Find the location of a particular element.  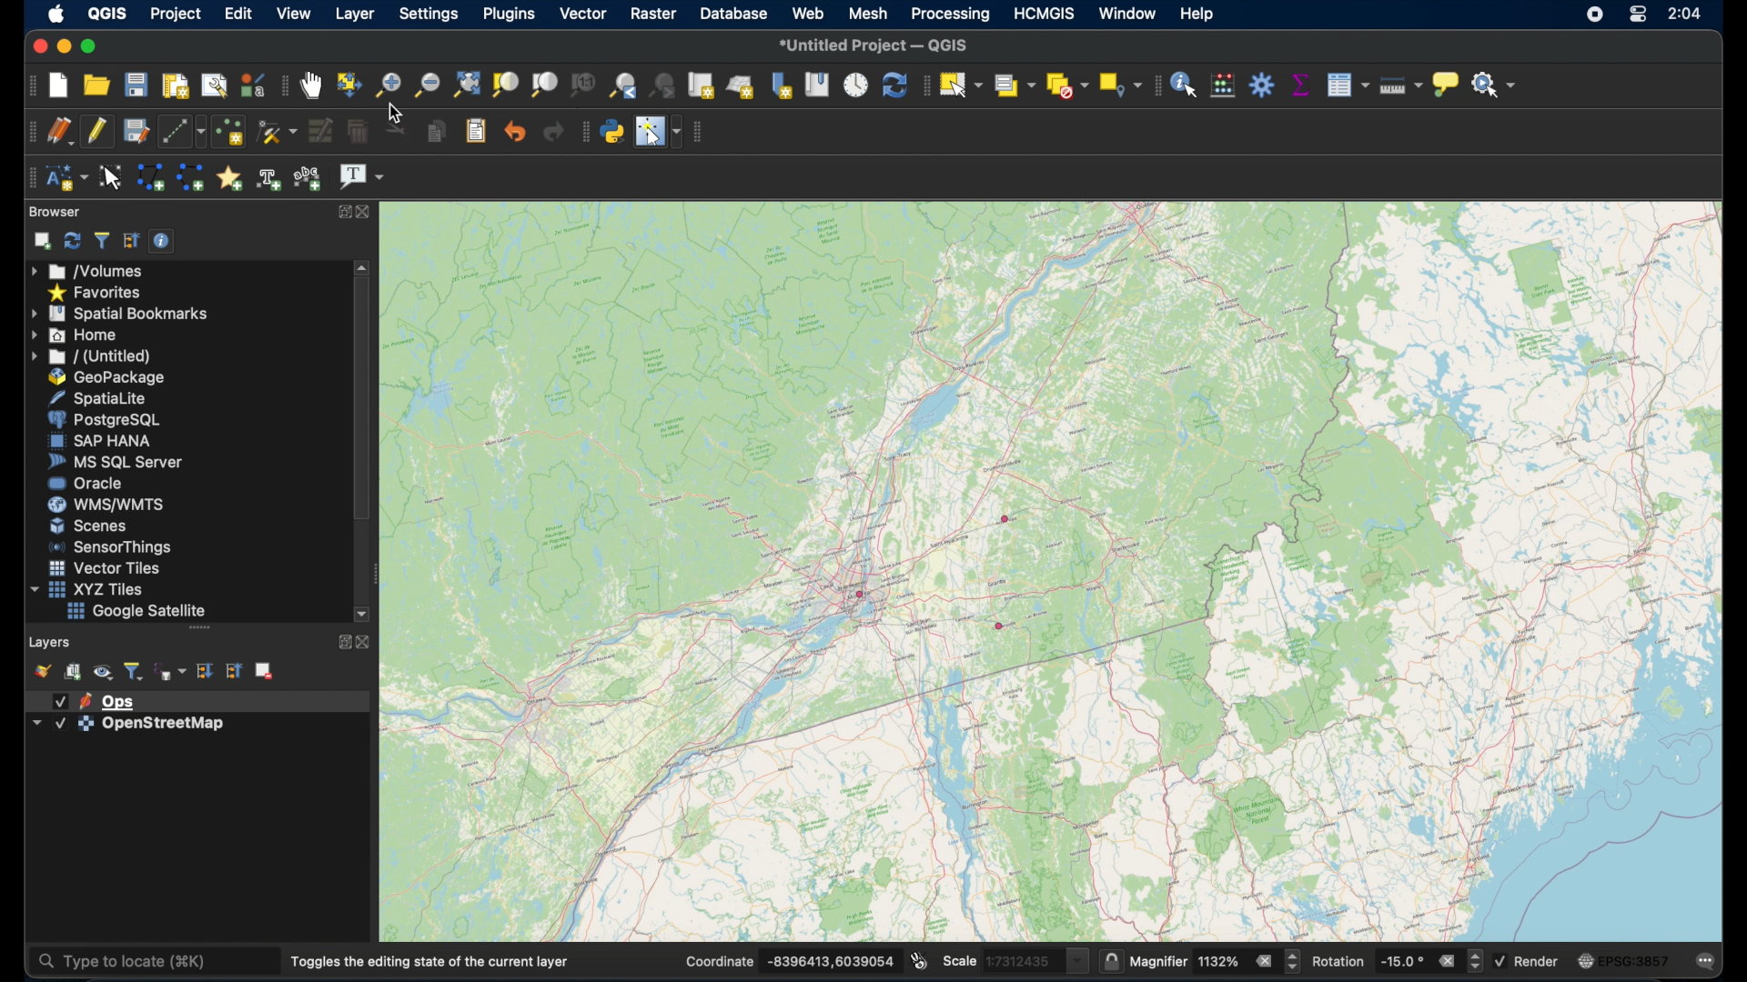

new print layout is located at coordinates (176, 84).